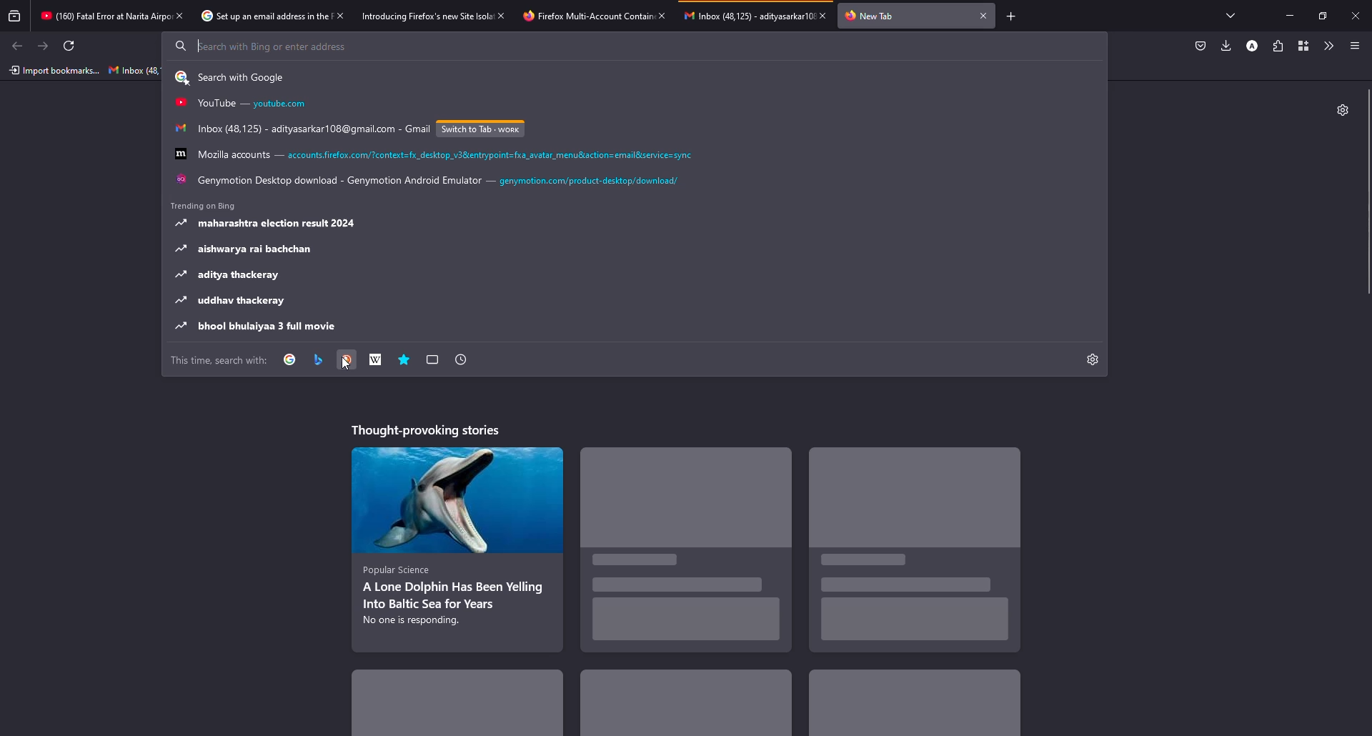  I want to click on search options, so click(245, 104).